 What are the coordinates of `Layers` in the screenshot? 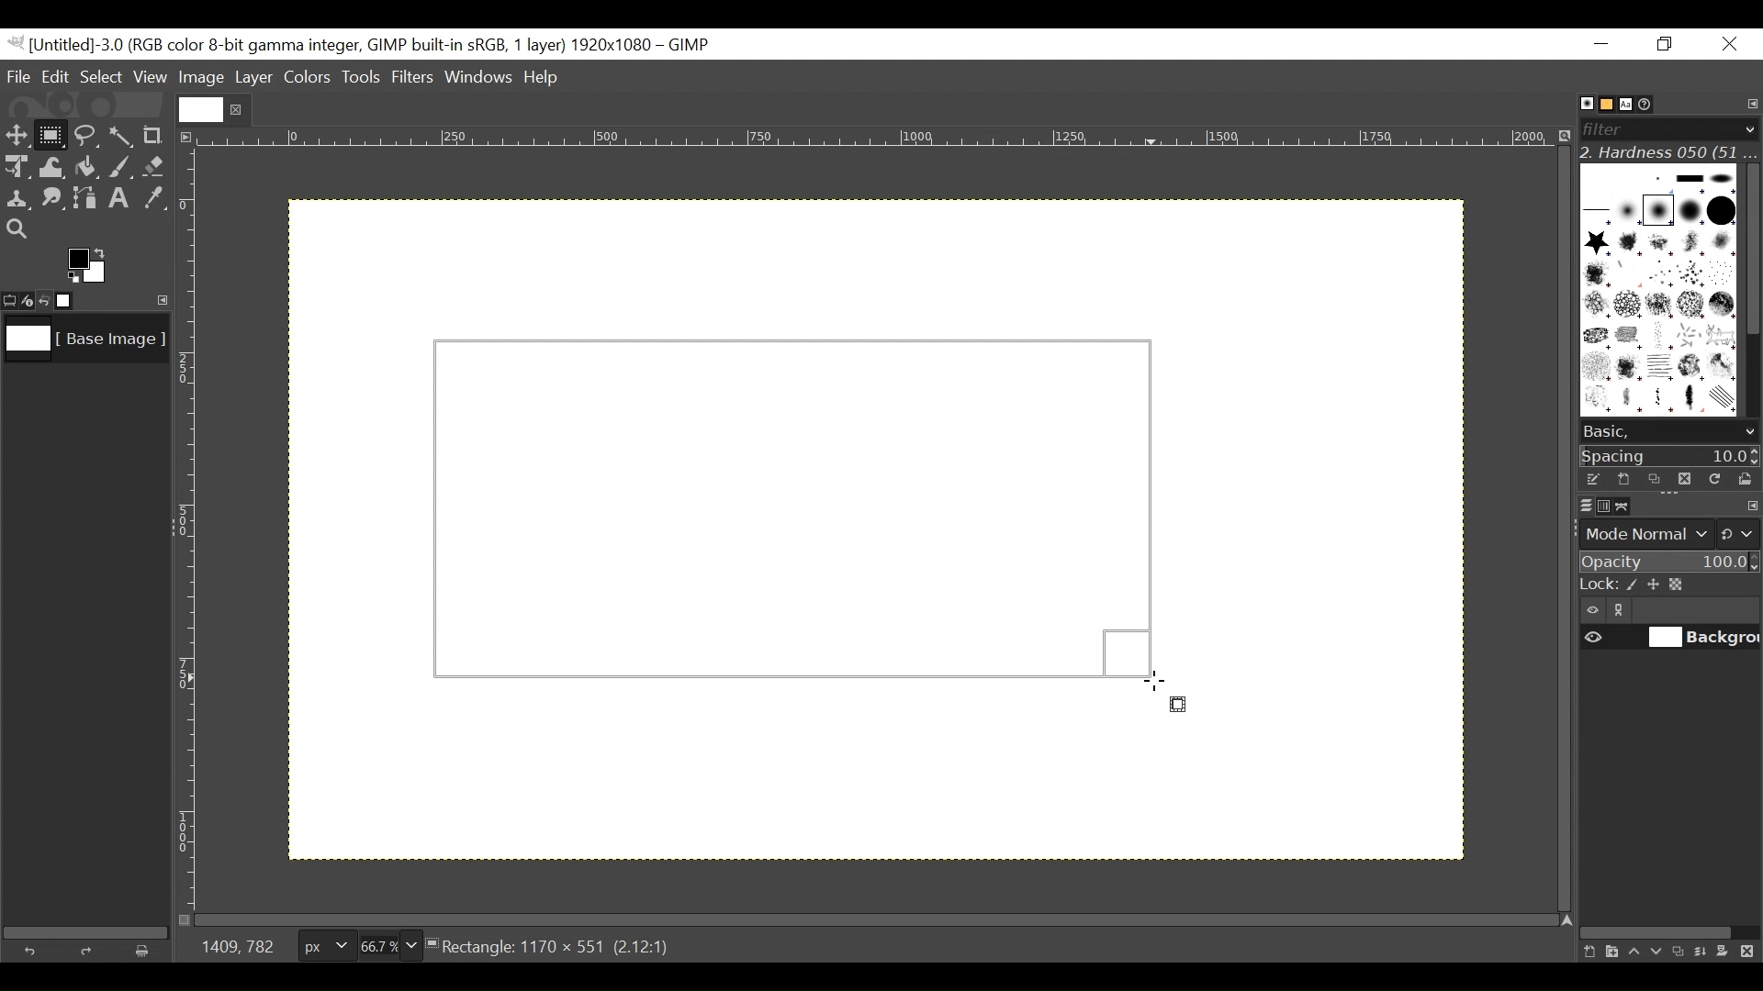 It's located at (1575, 505).